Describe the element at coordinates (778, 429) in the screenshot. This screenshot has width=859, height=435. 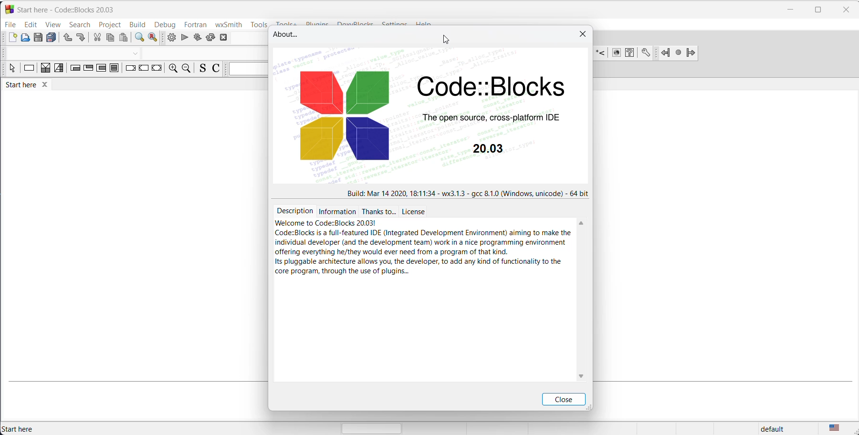
I see `default` at that location.